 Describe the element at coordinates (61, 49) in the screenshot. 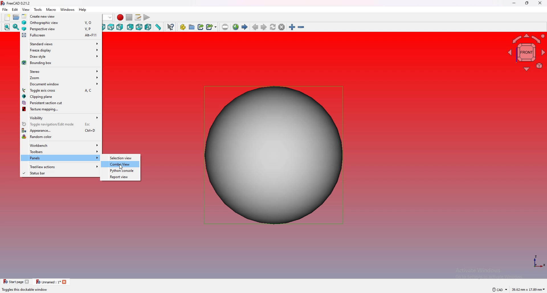

I see `freeze display` at that location.